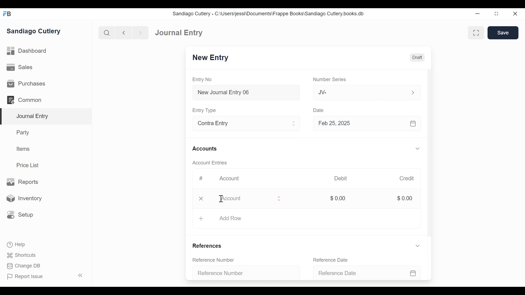 Image resolution: width=525 pixels, height=295 pixels. What do you see at coordinates (209, 246) in the screenshot?
I see `References` at bounding box center [209, 246].